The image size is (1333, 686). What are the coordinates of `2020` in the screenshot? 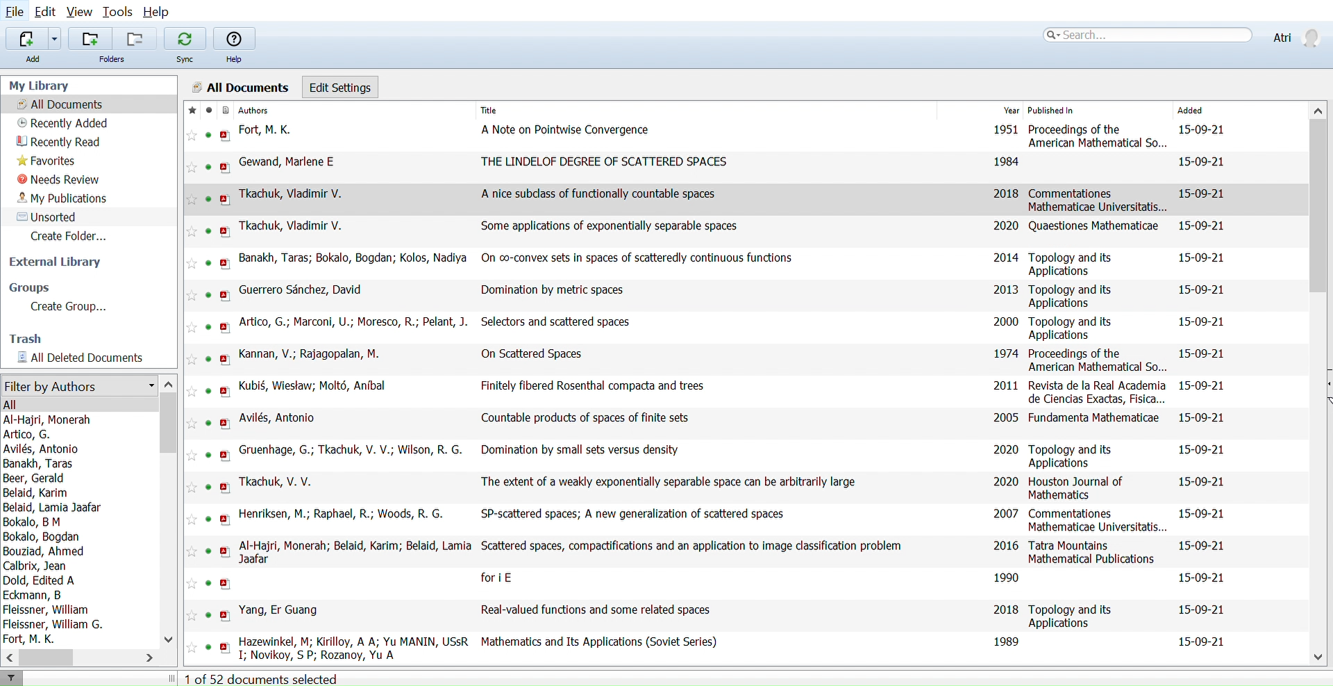 It's located at (1005, 482).